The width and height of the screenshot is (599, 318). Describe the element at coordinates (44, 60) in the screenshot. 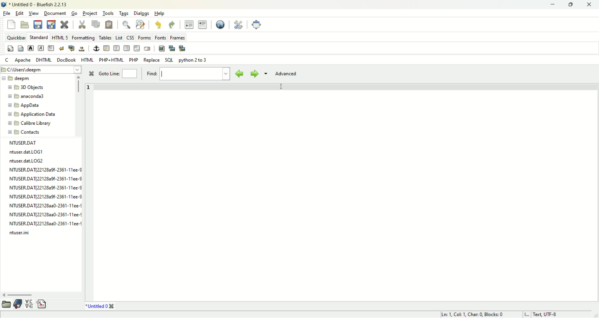

I see `DHTML` at that location.